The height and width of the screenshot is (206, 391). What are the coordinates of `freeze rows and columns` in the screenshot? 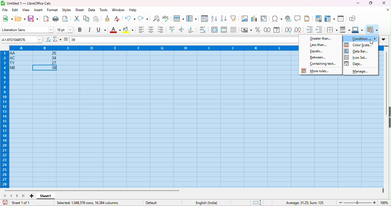 It's located at (330, 18).